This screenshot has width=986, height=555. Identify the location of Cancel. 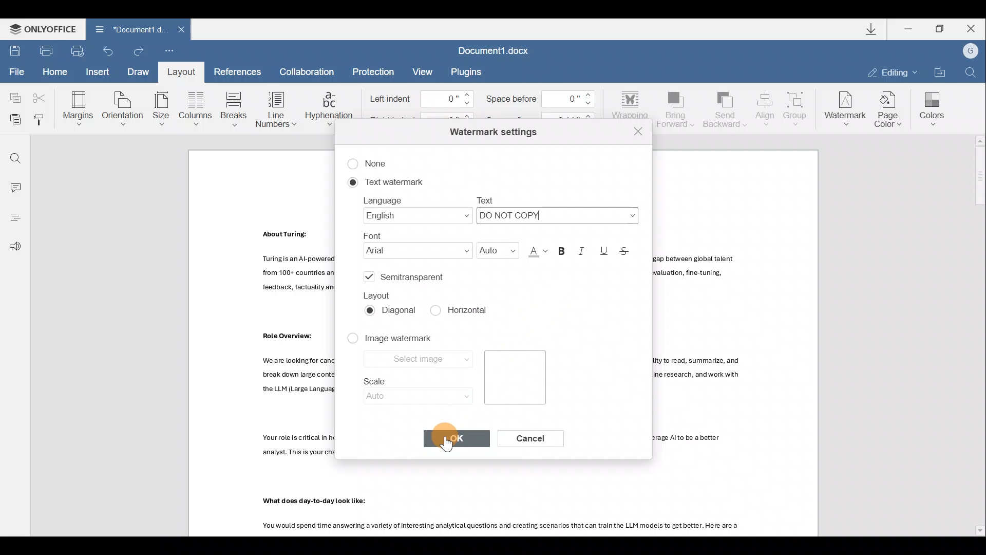
(538, 441).